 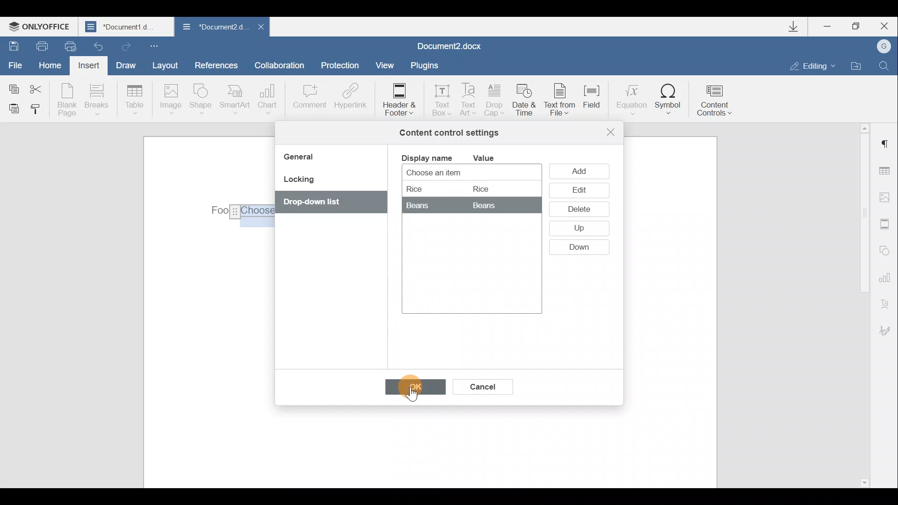 What do you see at coordinates (41, 87) in the screenshot?
I see `Cut` at bounding box center [41, 87].